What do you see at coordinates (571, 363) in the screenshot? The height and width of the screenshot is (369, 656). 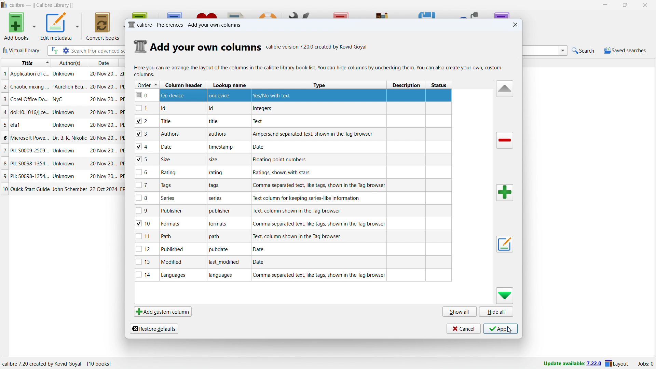 I see `Update available: 7.22.0` at bounding box center [571, 363].